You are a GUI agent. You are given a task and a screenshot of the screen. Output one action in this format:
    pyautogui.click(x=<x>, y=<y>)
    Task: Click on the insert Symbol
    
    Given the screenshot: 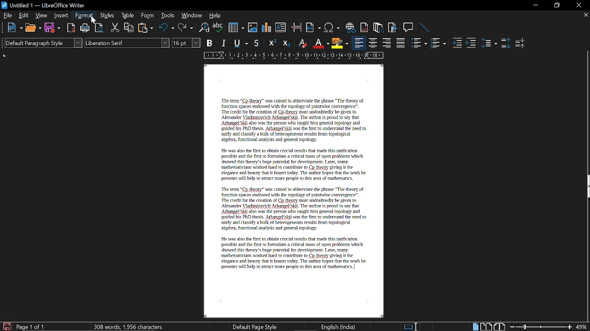 What is the action you would take?
    pyautogui.click(x=332, y=28)
    